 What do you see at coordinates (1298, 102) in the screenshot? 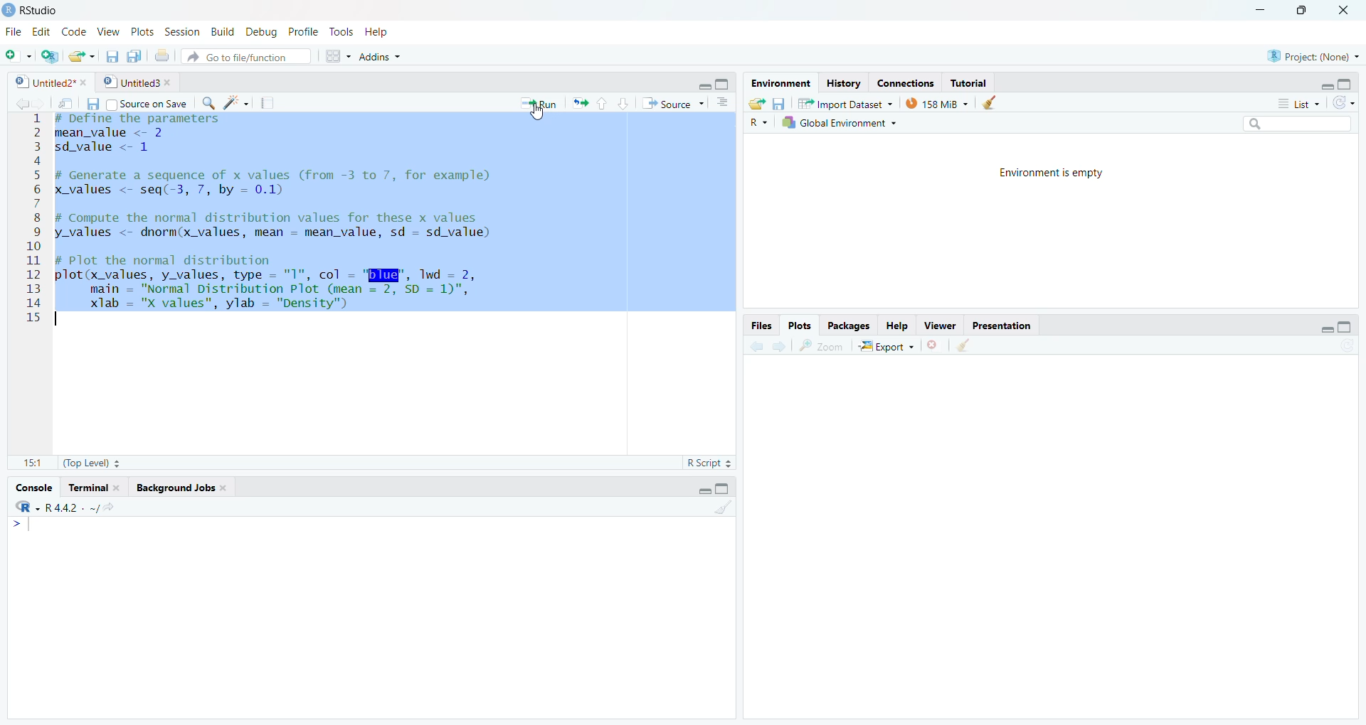
I see `© List +` at bounding box center [1298, 102].